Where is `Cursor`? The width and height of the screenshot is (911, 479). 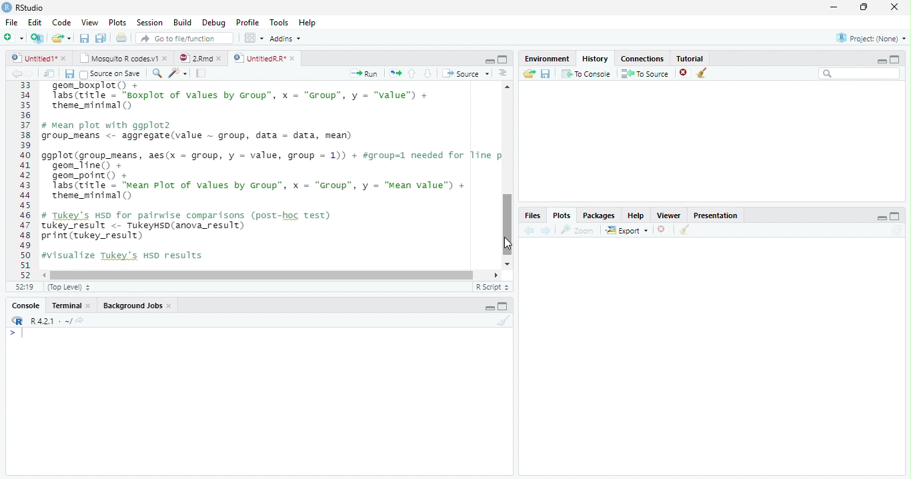
Cursor is located at coordinates (508, 244).